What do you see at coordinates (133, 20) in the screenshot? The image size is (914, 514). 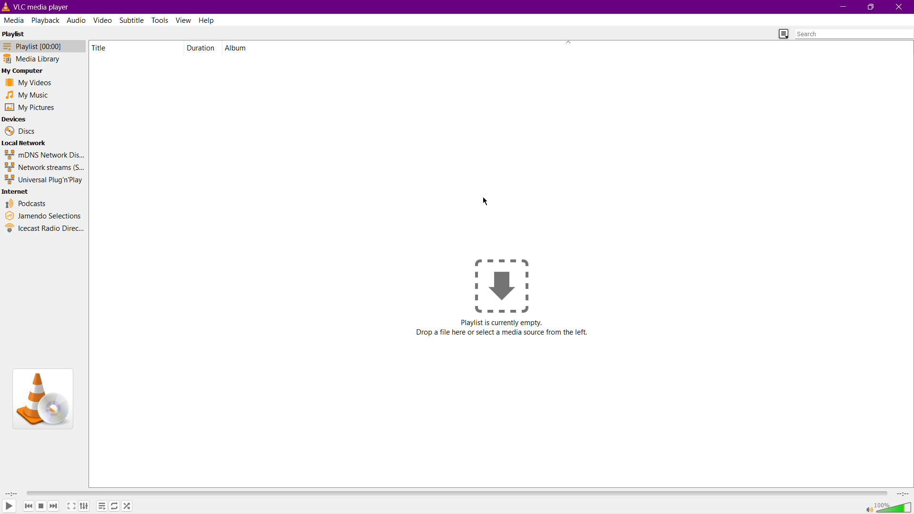 I see `Subtitle` at bounding box center [133, 20].